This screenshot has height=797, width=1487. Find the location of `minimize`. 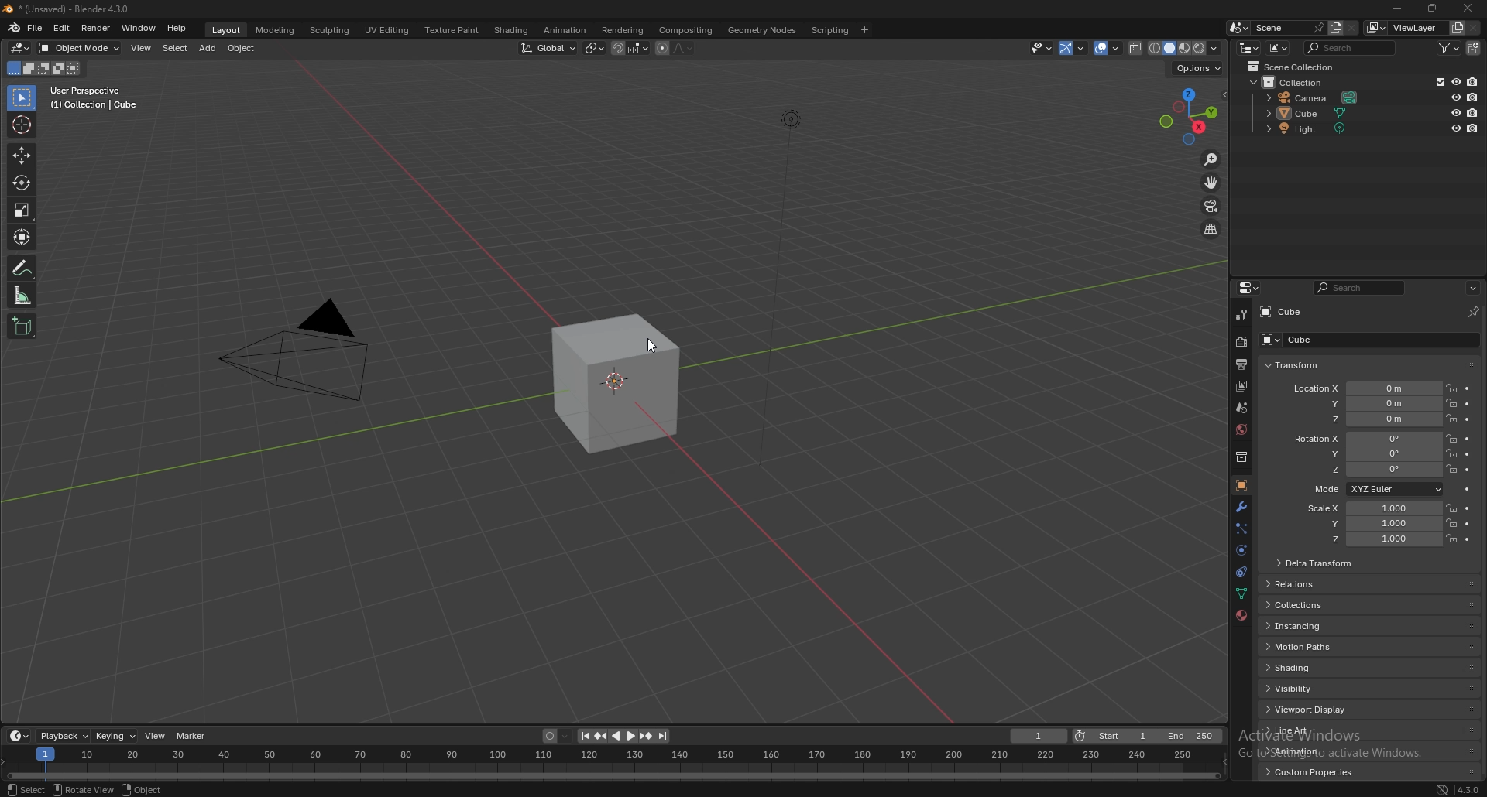

minimize is located at coordinates (1397, 9).